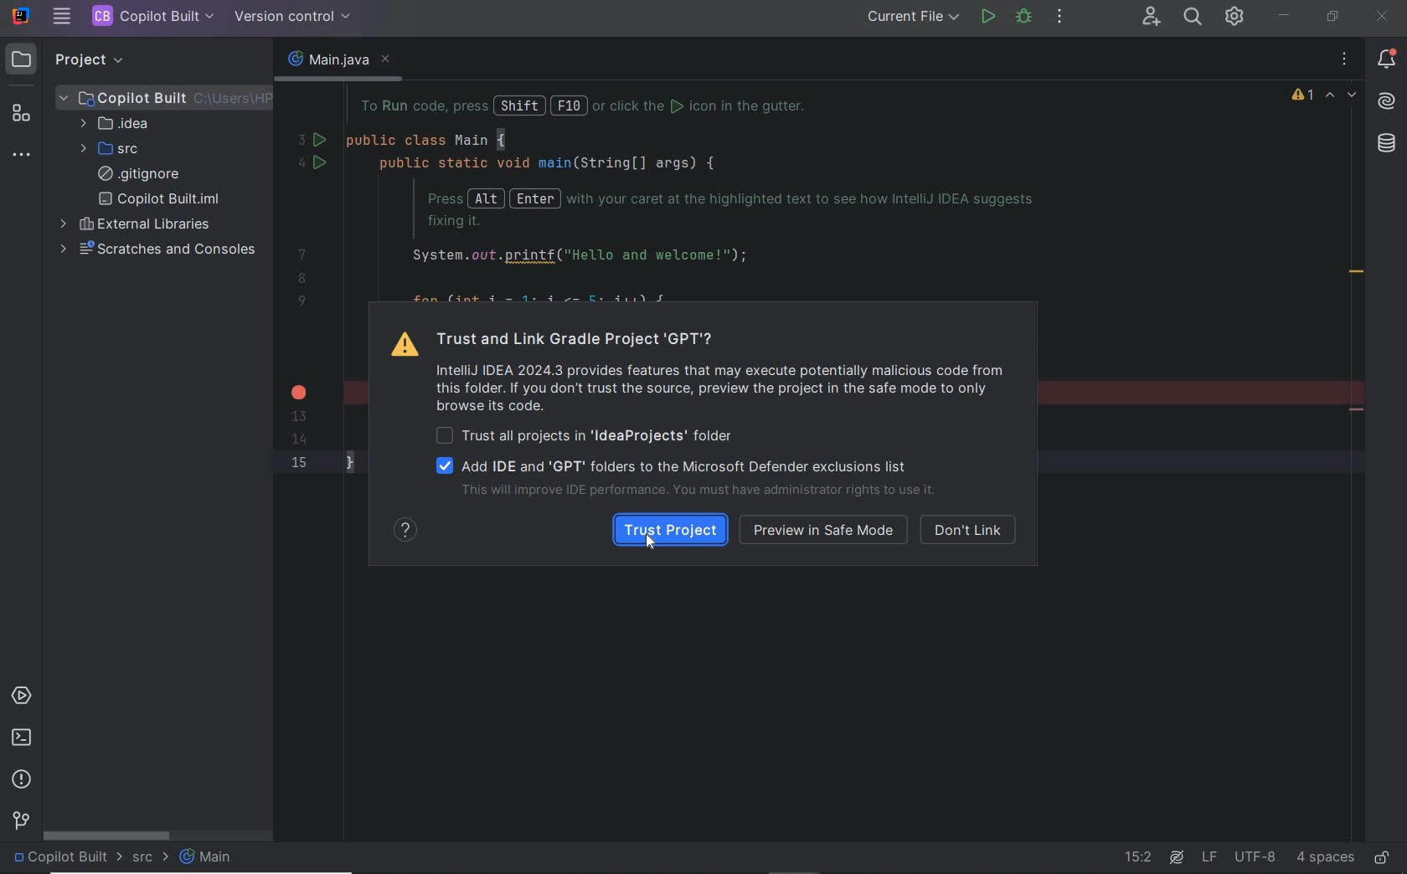  Describe the element at coordinates (300, 164) in the screenshot. I see `4` at that location.